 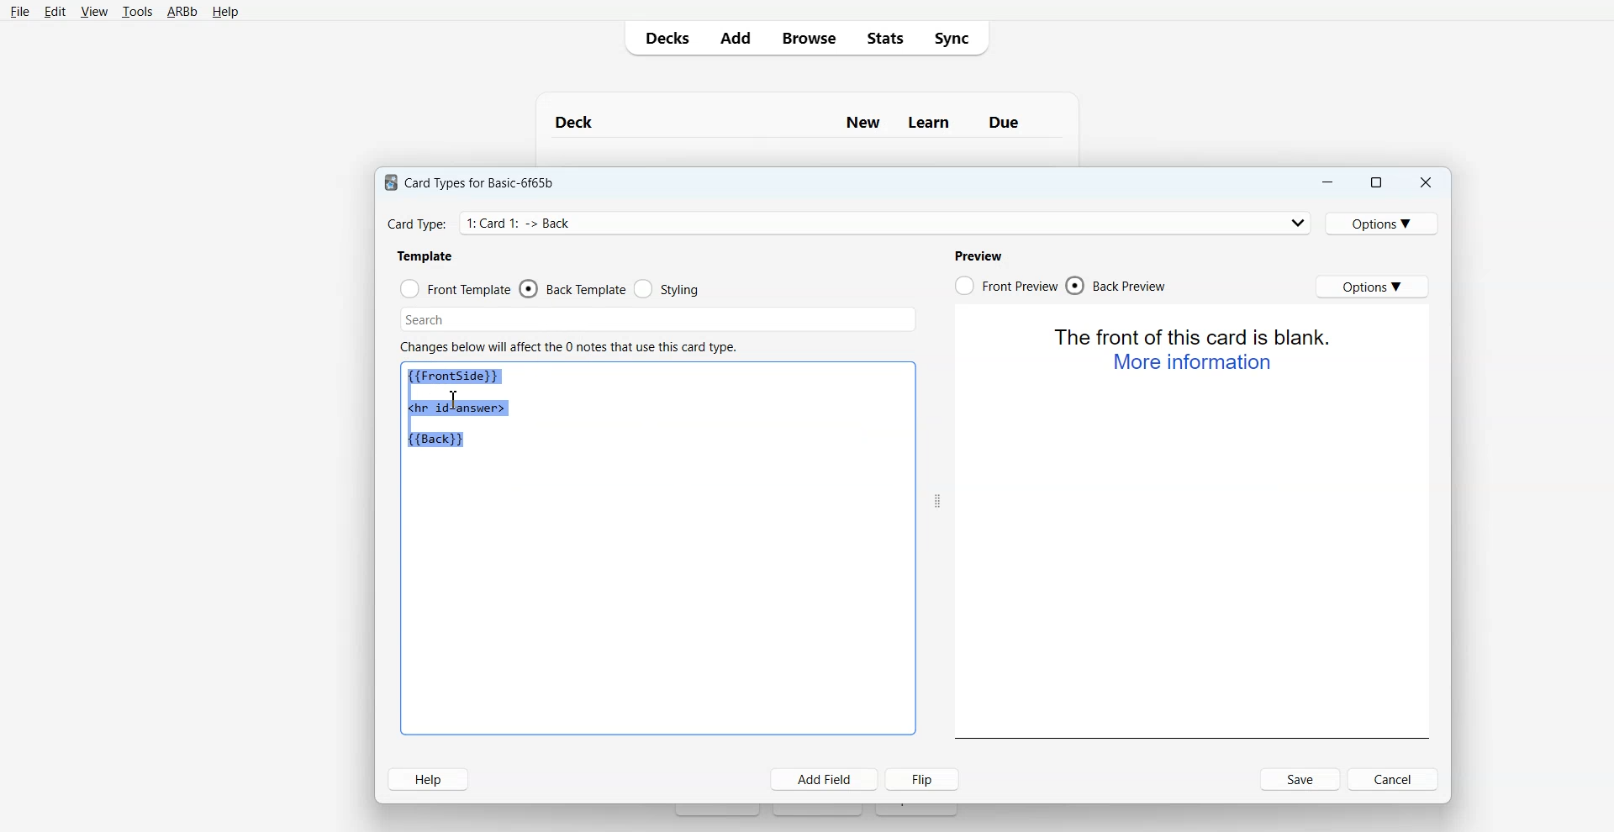 What do you see at coordinates (848, 222) in the screenshot?
I see `Card Type` at bounding box center [848, 222].